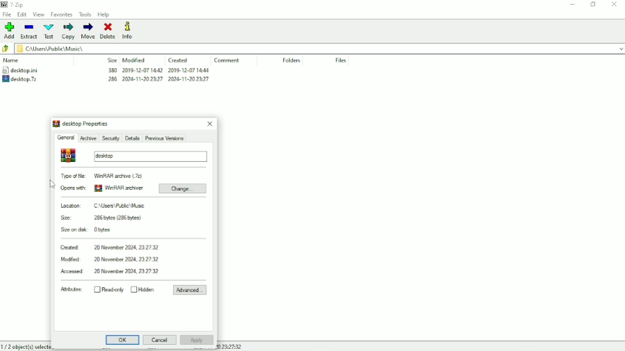  What do you see at coordinates (143, 289) in the screenshot?
I see `Hidden` at bounding box center [143, 289].